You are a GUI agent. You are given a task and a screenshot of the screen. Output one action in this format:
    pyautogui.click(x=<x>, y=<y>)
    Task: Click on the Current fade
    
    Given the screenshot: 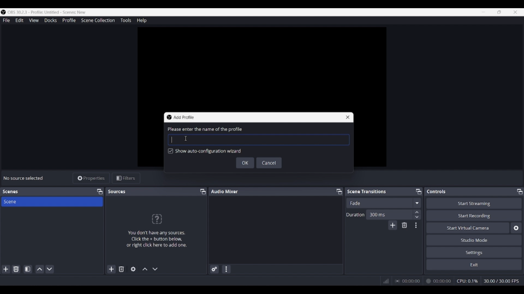 What is the action you would take?
    pyautogui.click(x=379, y=203)
    